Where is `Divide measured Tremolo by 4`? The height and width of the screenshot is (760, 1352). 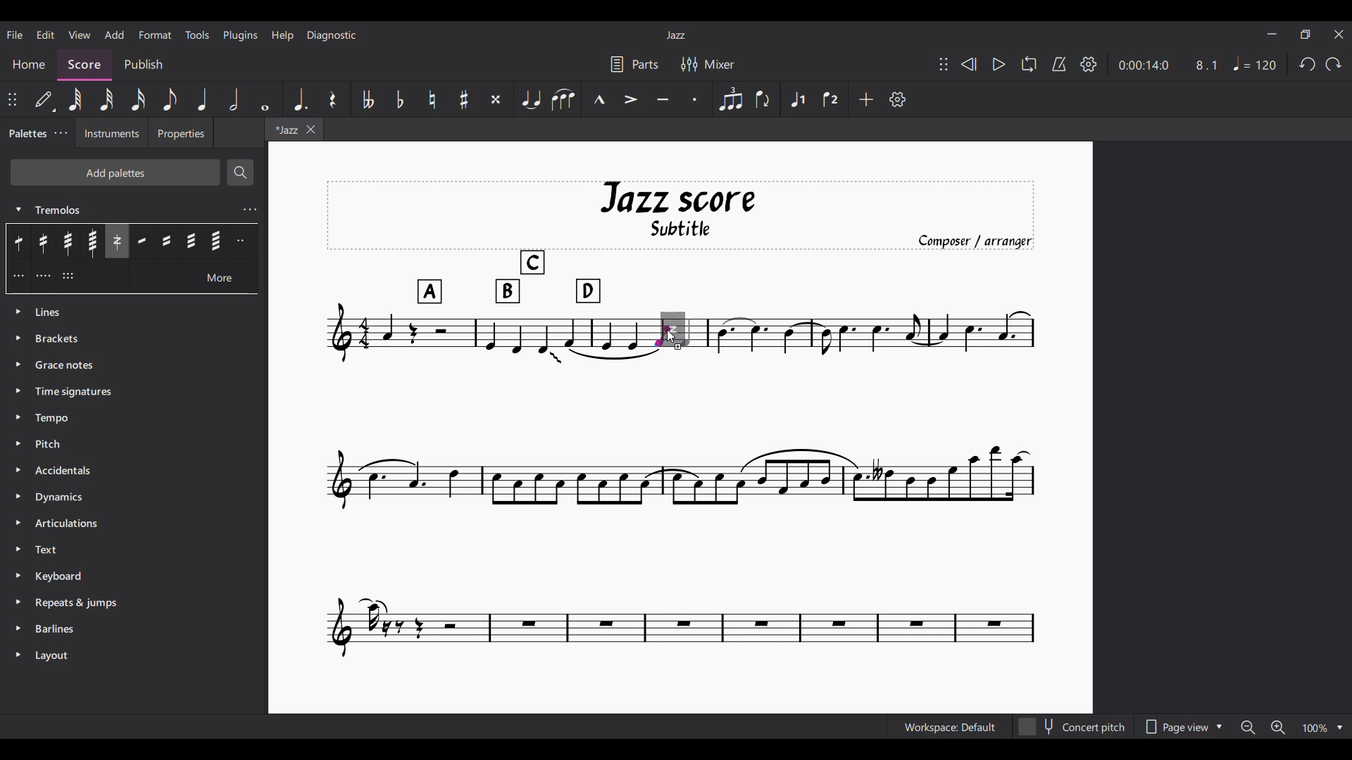
Divide measured Tremolo by 4 is located at coordinates (43, 276).